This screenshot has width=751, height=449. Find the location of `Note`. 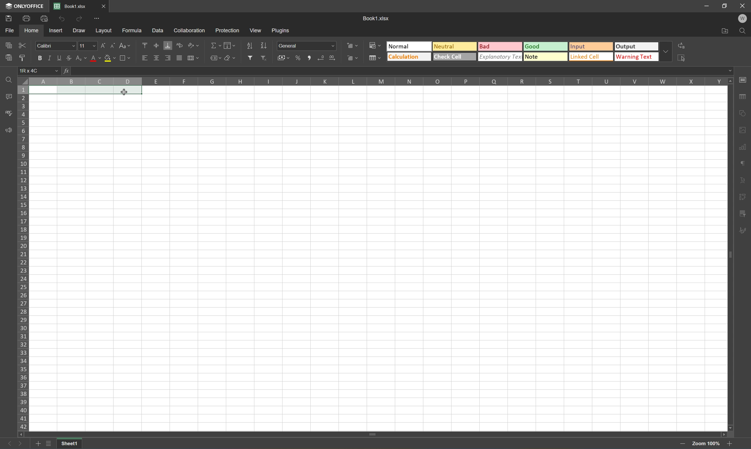

Note is located at coordinates (545, 57).